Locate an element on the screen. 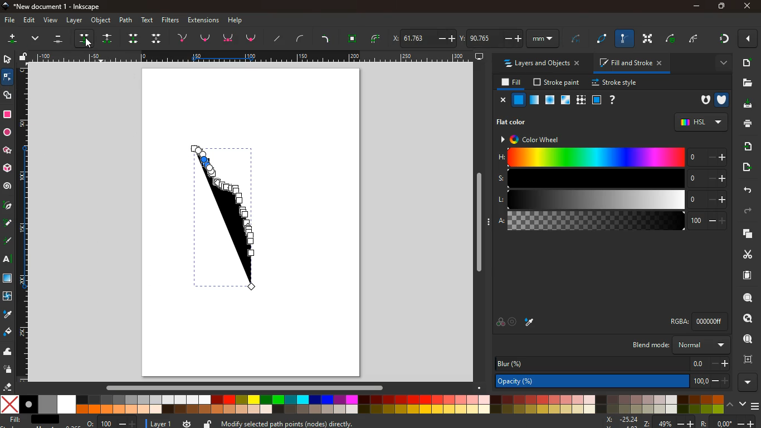  rope is located at coordinates (576, 40).